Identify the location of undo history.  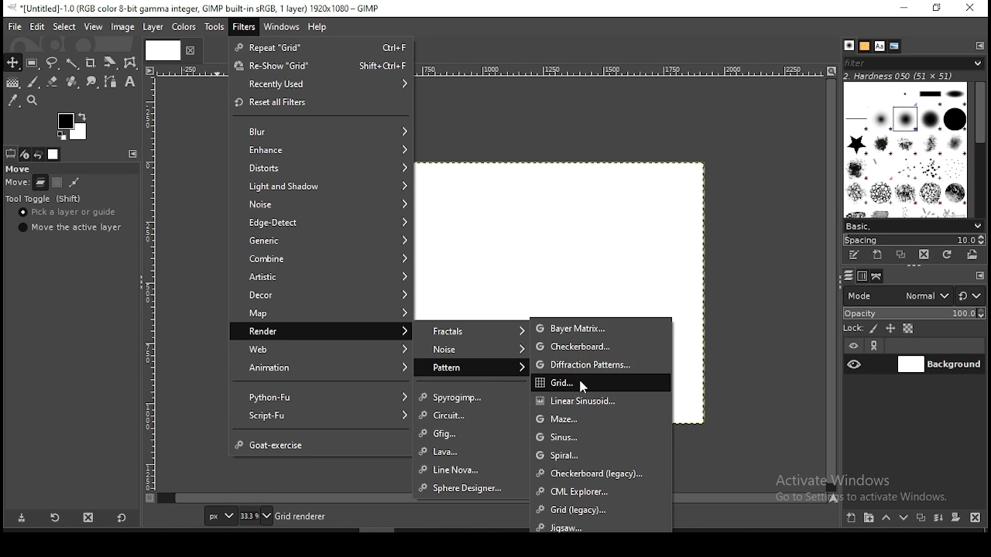
(39, 155).